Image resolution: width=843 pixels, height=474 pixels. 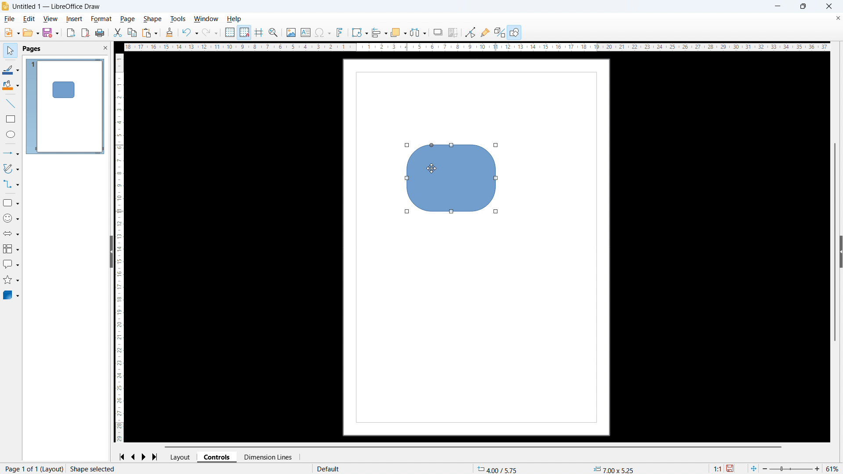 I want to click on Horizontal ruler , so click(x=474, y=47).